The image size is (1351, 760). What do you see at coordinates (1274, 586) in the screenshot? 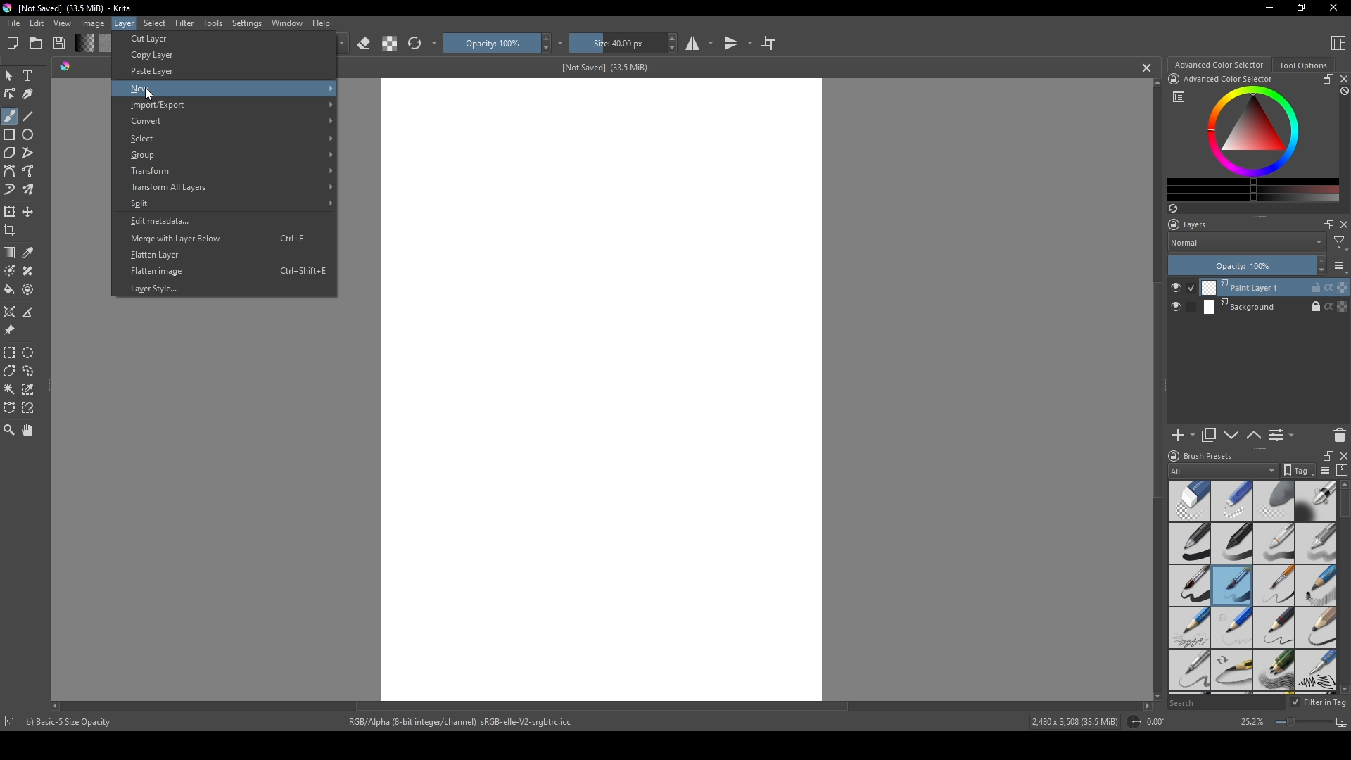
I see `thin brush` at bounding box center [1274, 586].